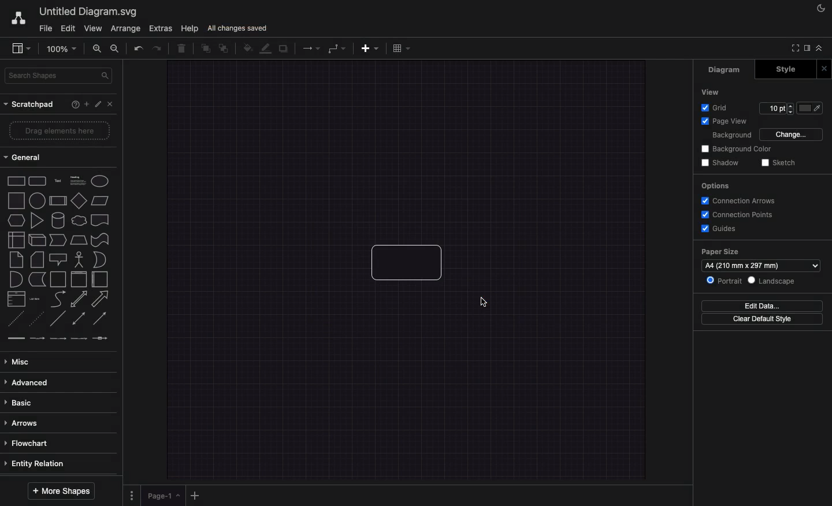 The image size is (832, 506). Describe the element at coordinates (132, 496) in the screenshot. I see `Options` at that location.